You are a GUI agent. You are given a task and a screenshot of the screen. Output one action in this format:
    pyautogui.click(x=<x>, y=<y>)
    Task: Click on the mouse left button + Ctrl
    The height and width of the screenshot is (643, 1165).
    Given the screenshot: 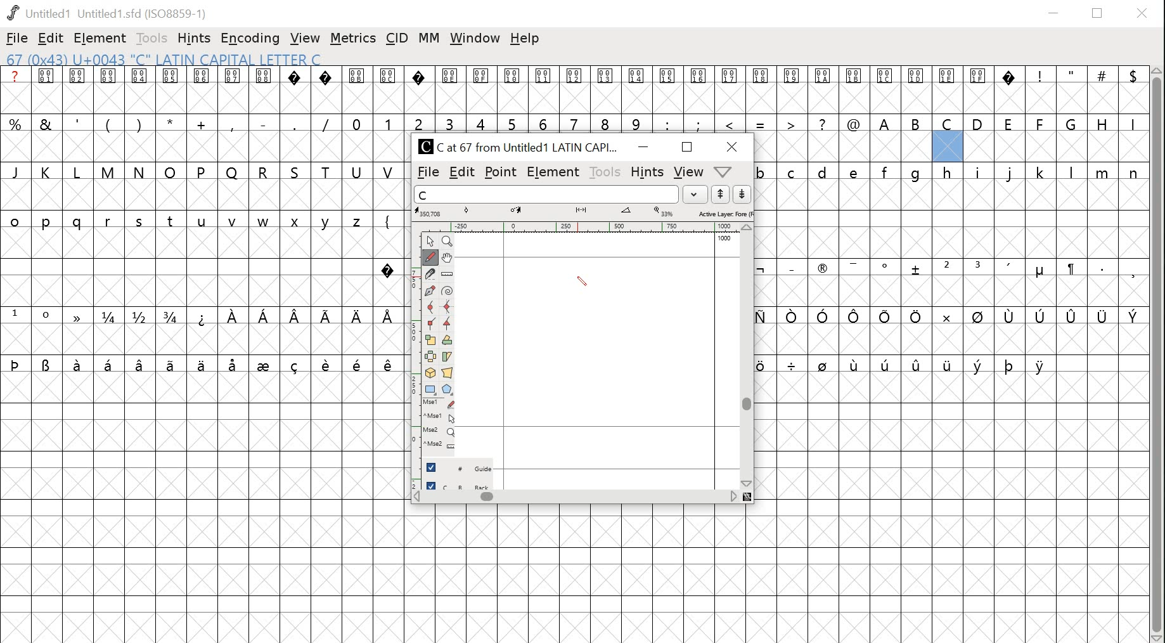 What is the action you would take?
    pyautogui.click(x=441, y=419)
    